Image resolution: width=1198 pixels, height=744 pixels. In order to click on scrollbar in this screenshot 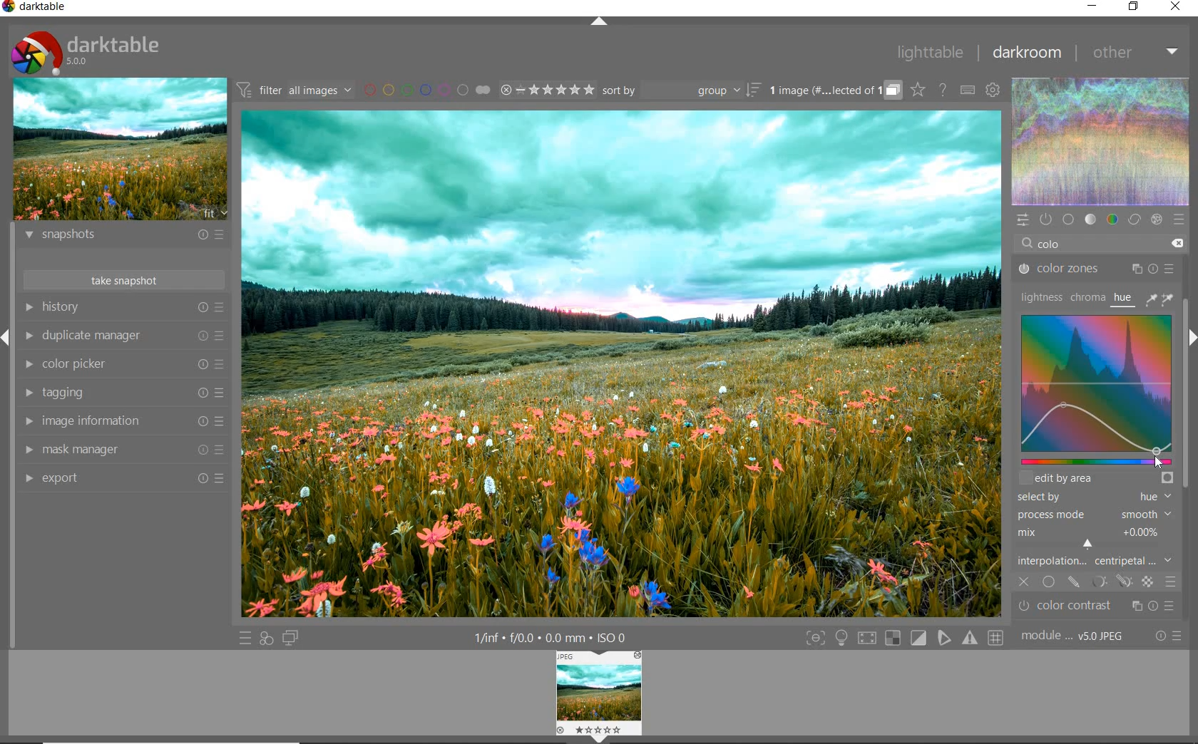, I will do `click(1185, 450)`.